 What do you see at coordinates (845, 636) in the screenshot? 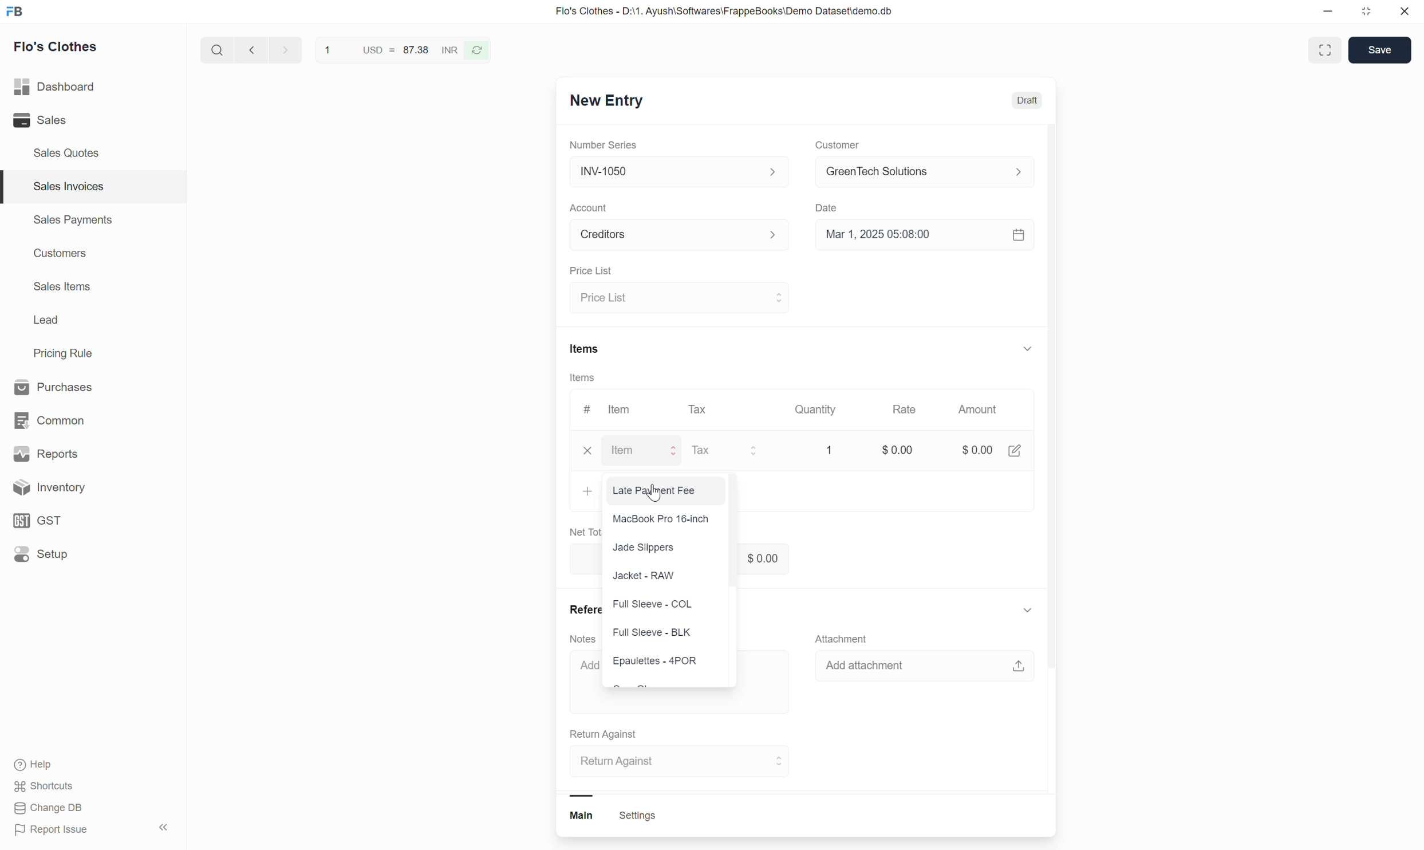
I see `Attachment` at bounding box center [845, 636].